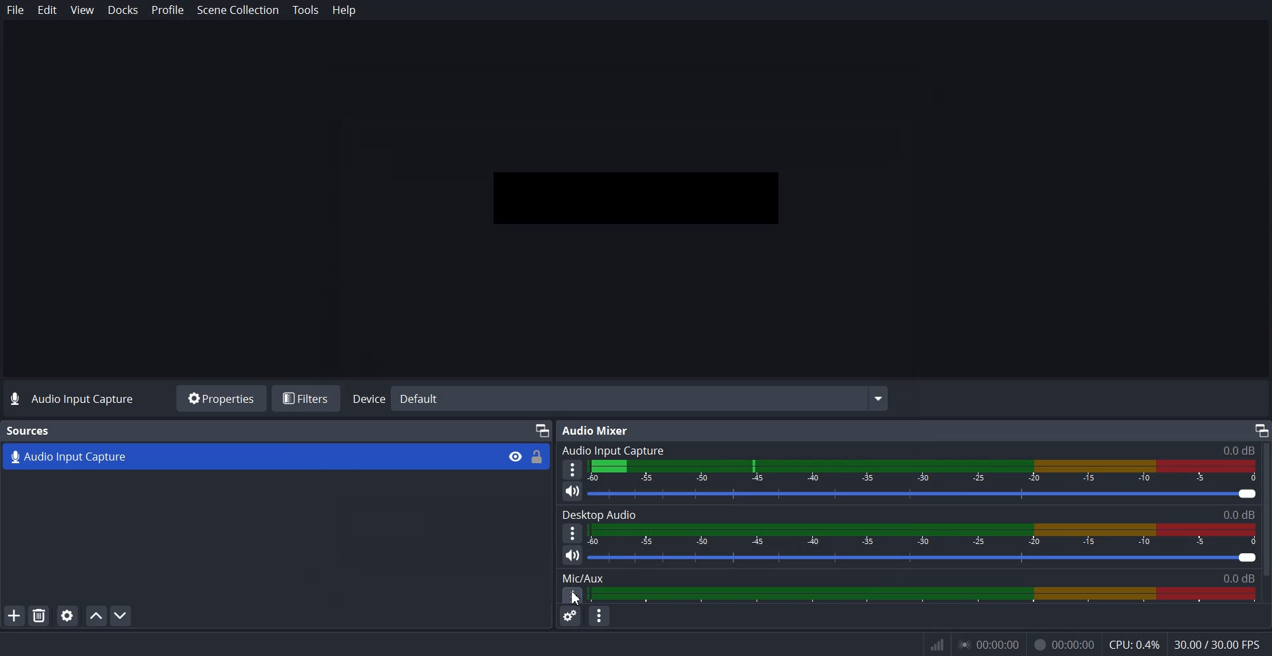  I want to click on Edit, so click(48, 10).